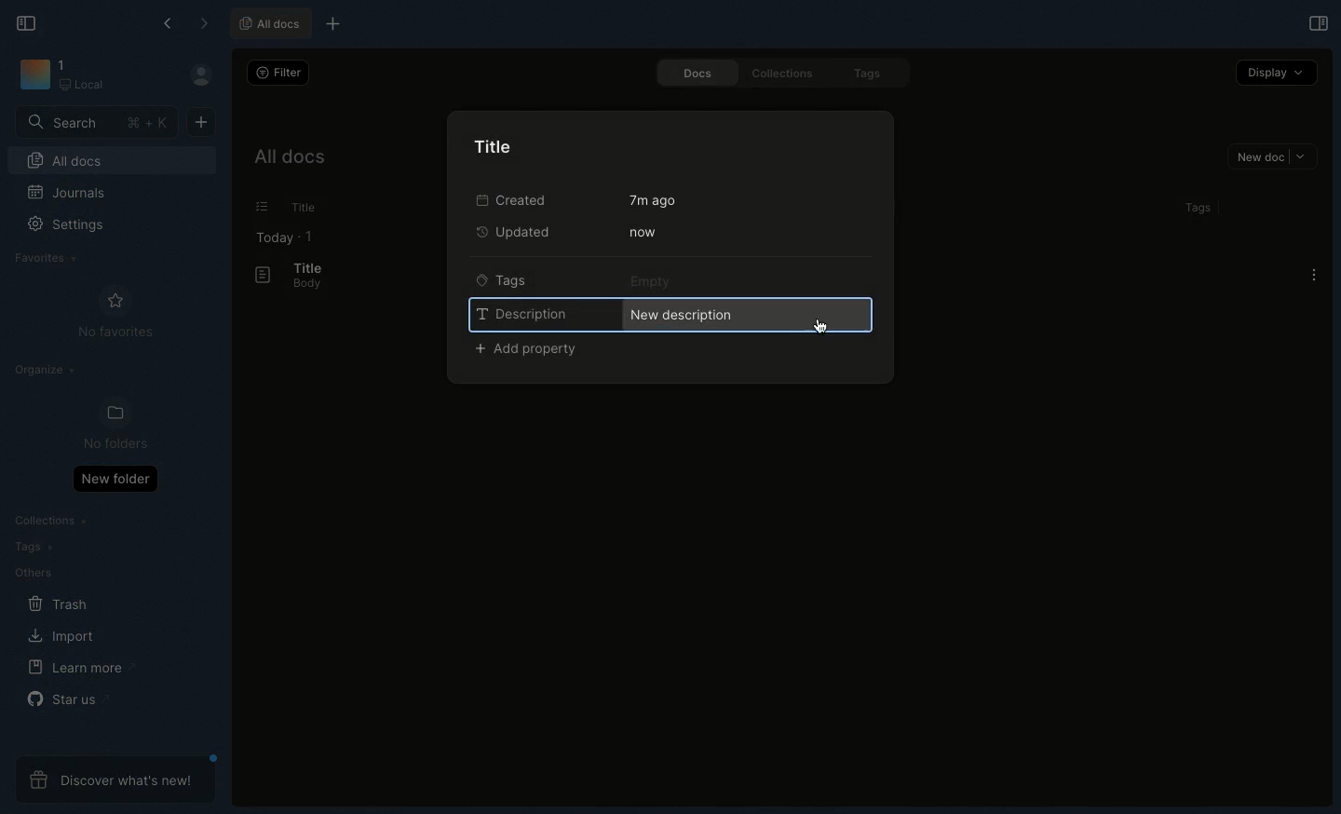  I want to click on Add property, so click(527, 350).